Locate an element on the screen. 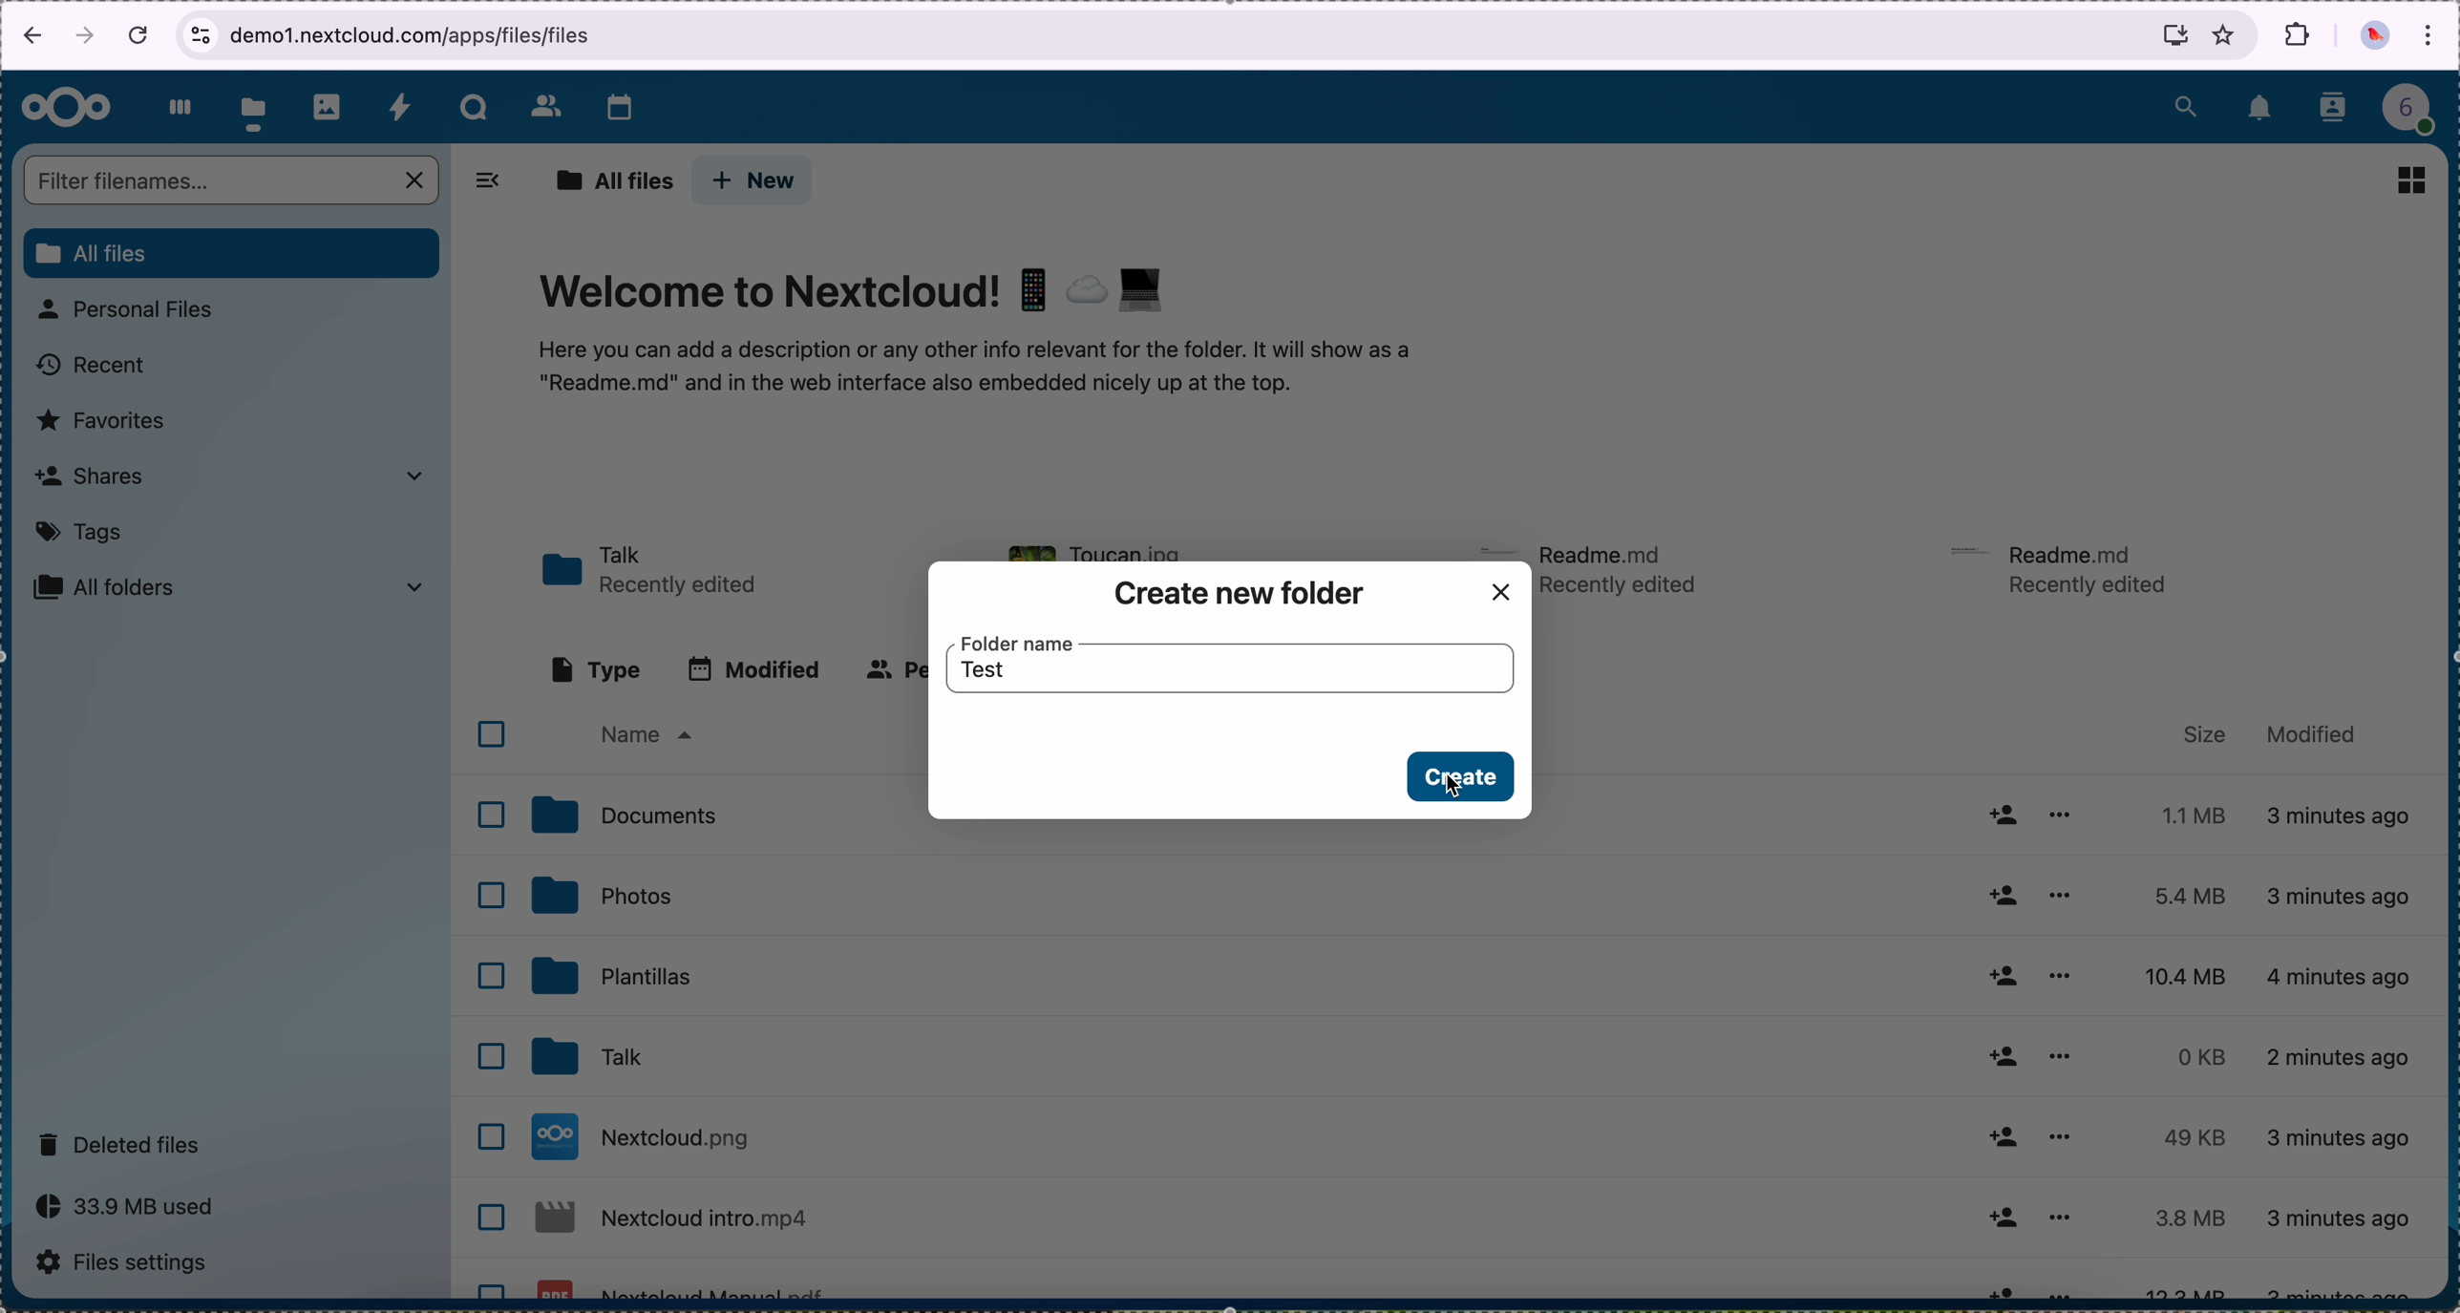 The height and width of the screenshot is (1313, 2460). share is located at coordinates (1997, 1288).